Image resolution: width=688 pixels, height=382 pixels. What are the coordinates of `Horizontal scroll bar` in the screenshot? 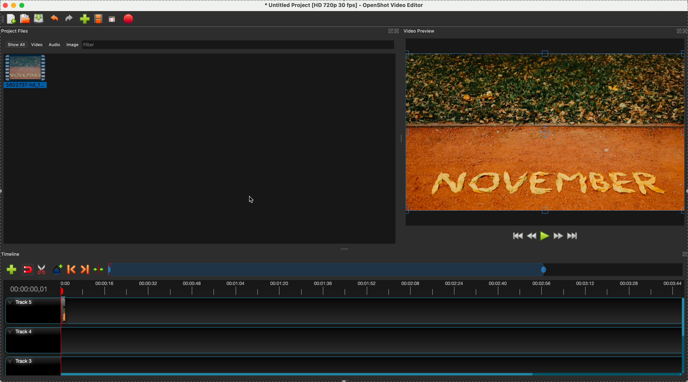 It's located at (371, 374).